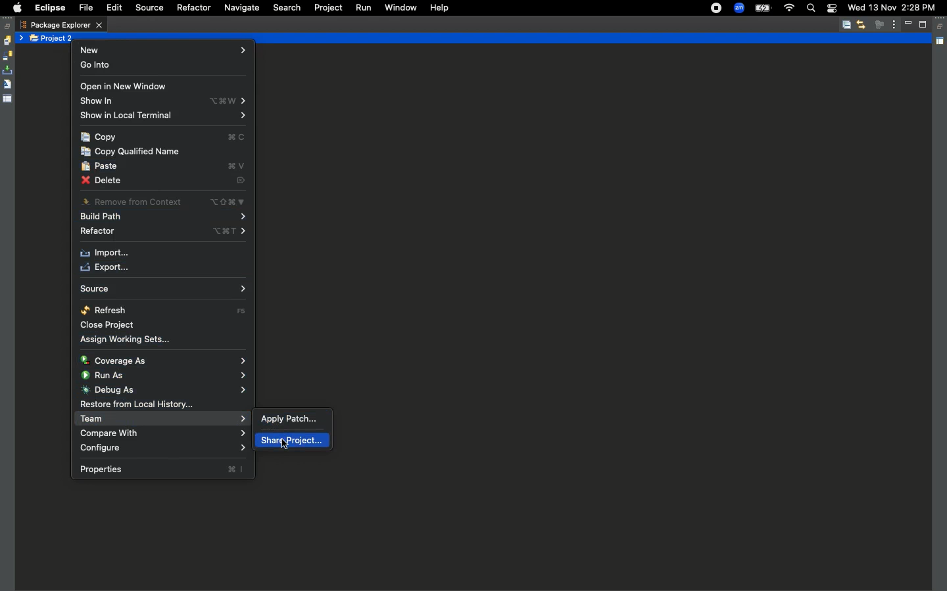  I want to click on Synchronize, so click(7, 56).